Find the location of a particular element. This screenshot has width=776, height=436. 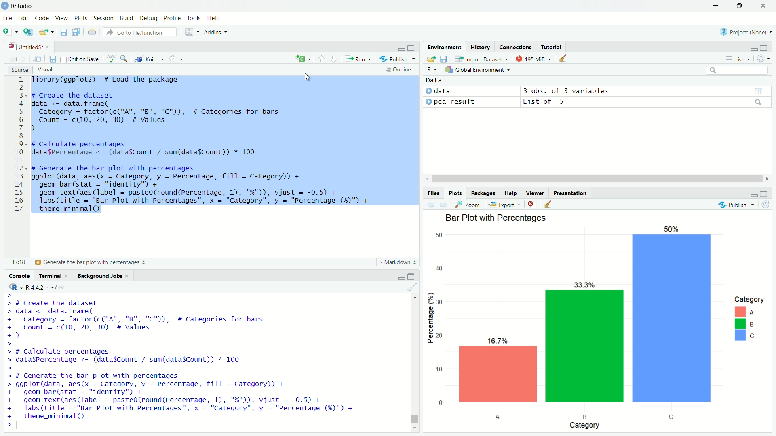

Code - library(ggplot2) # Load the package# Create the datasetdata <- data.frame(Category = factor(c("A", "B", "C"™)), # Categories for barsCount = c(10, 20, 30) # Values)# Calculate percentagesdataspercentage <- (datafCount / sum(datasCount)) * 100 I# Generate the bar plot with percentagesggplot(data, aes(x = Category, y = Percentage, fill = Category)) +geom_bar(stat = "identity") +geom_text (aes (label = paste0(round(Percentage, 1), "%")), vjust = -0.5) +Tabs(title = "Bar Plot with Percentages", x = "Category", y = "Percentage (%)") +theme_minimal OQ is located at coordinates (203, 146).